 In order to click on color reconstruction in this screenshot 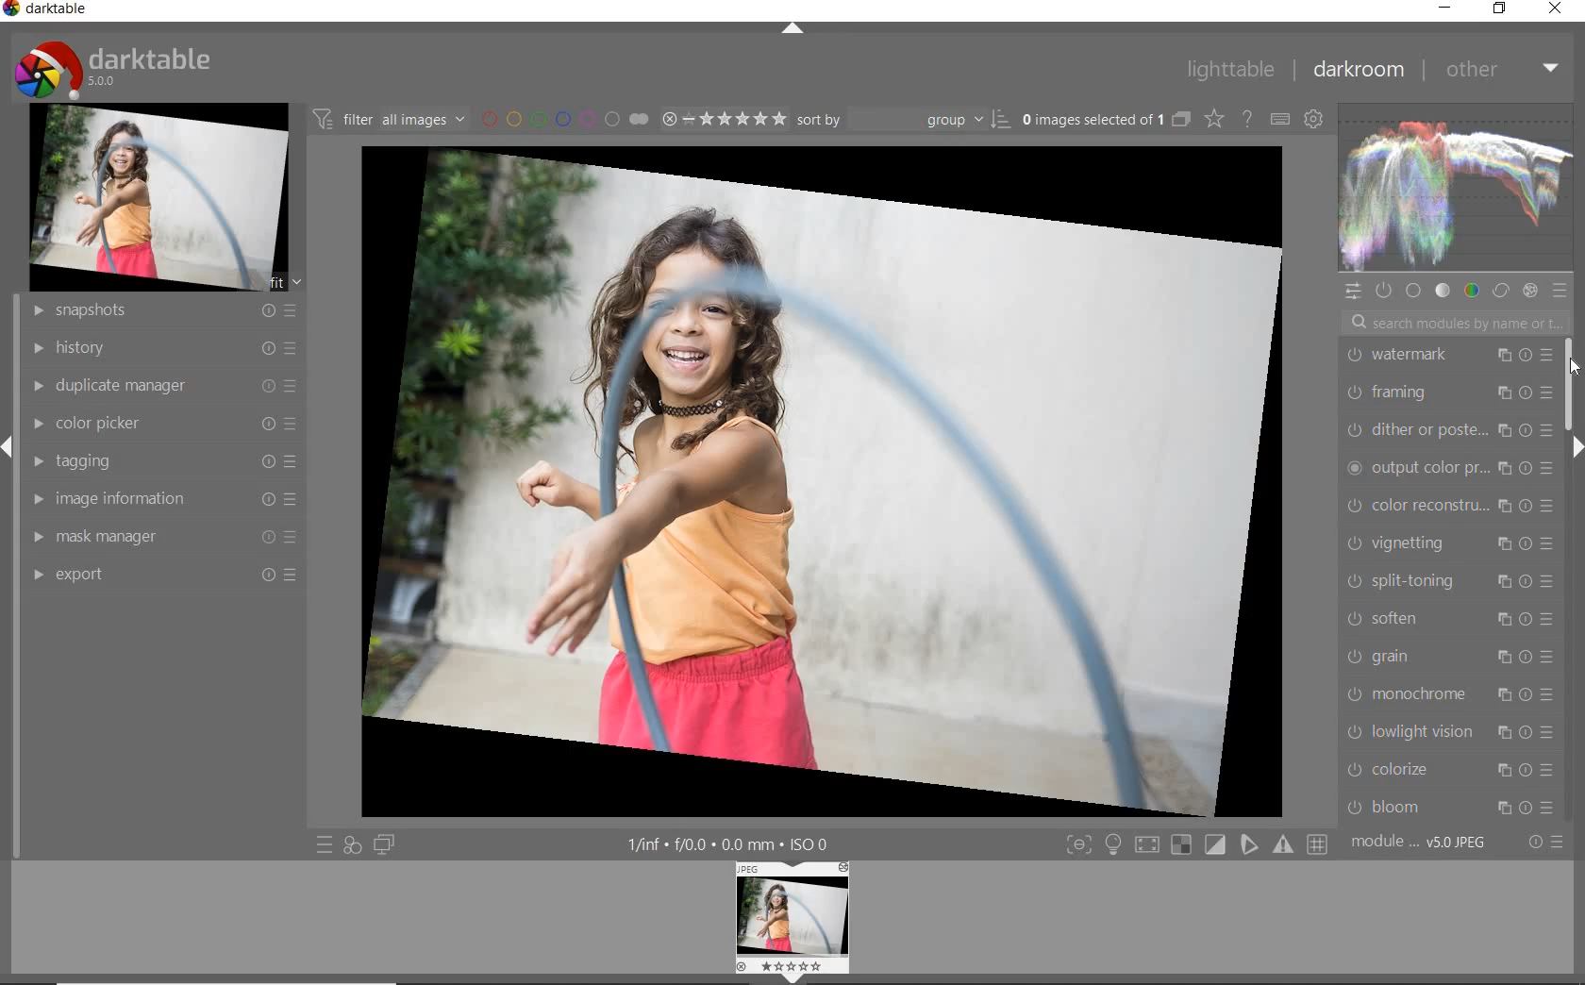, I will do `click(1456, 507)`.